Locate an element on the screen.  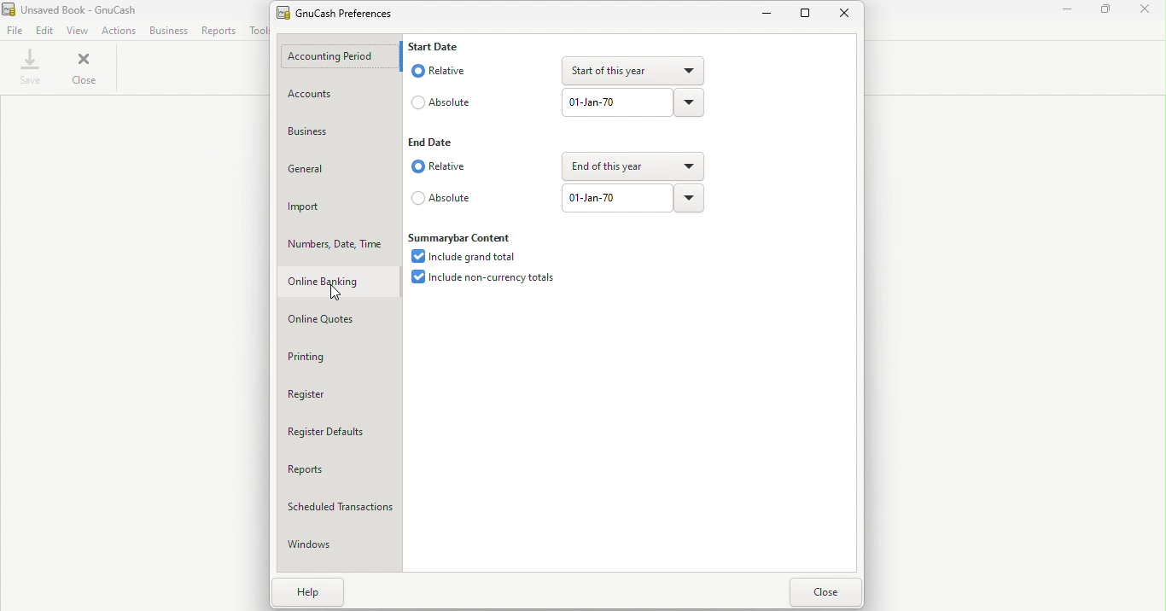
Accounting period is located at coordinates (339, 57).